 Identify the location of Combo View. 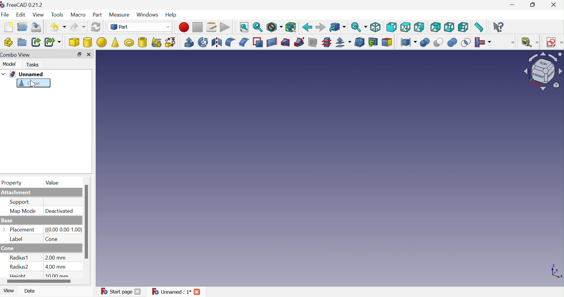
(17, 55).